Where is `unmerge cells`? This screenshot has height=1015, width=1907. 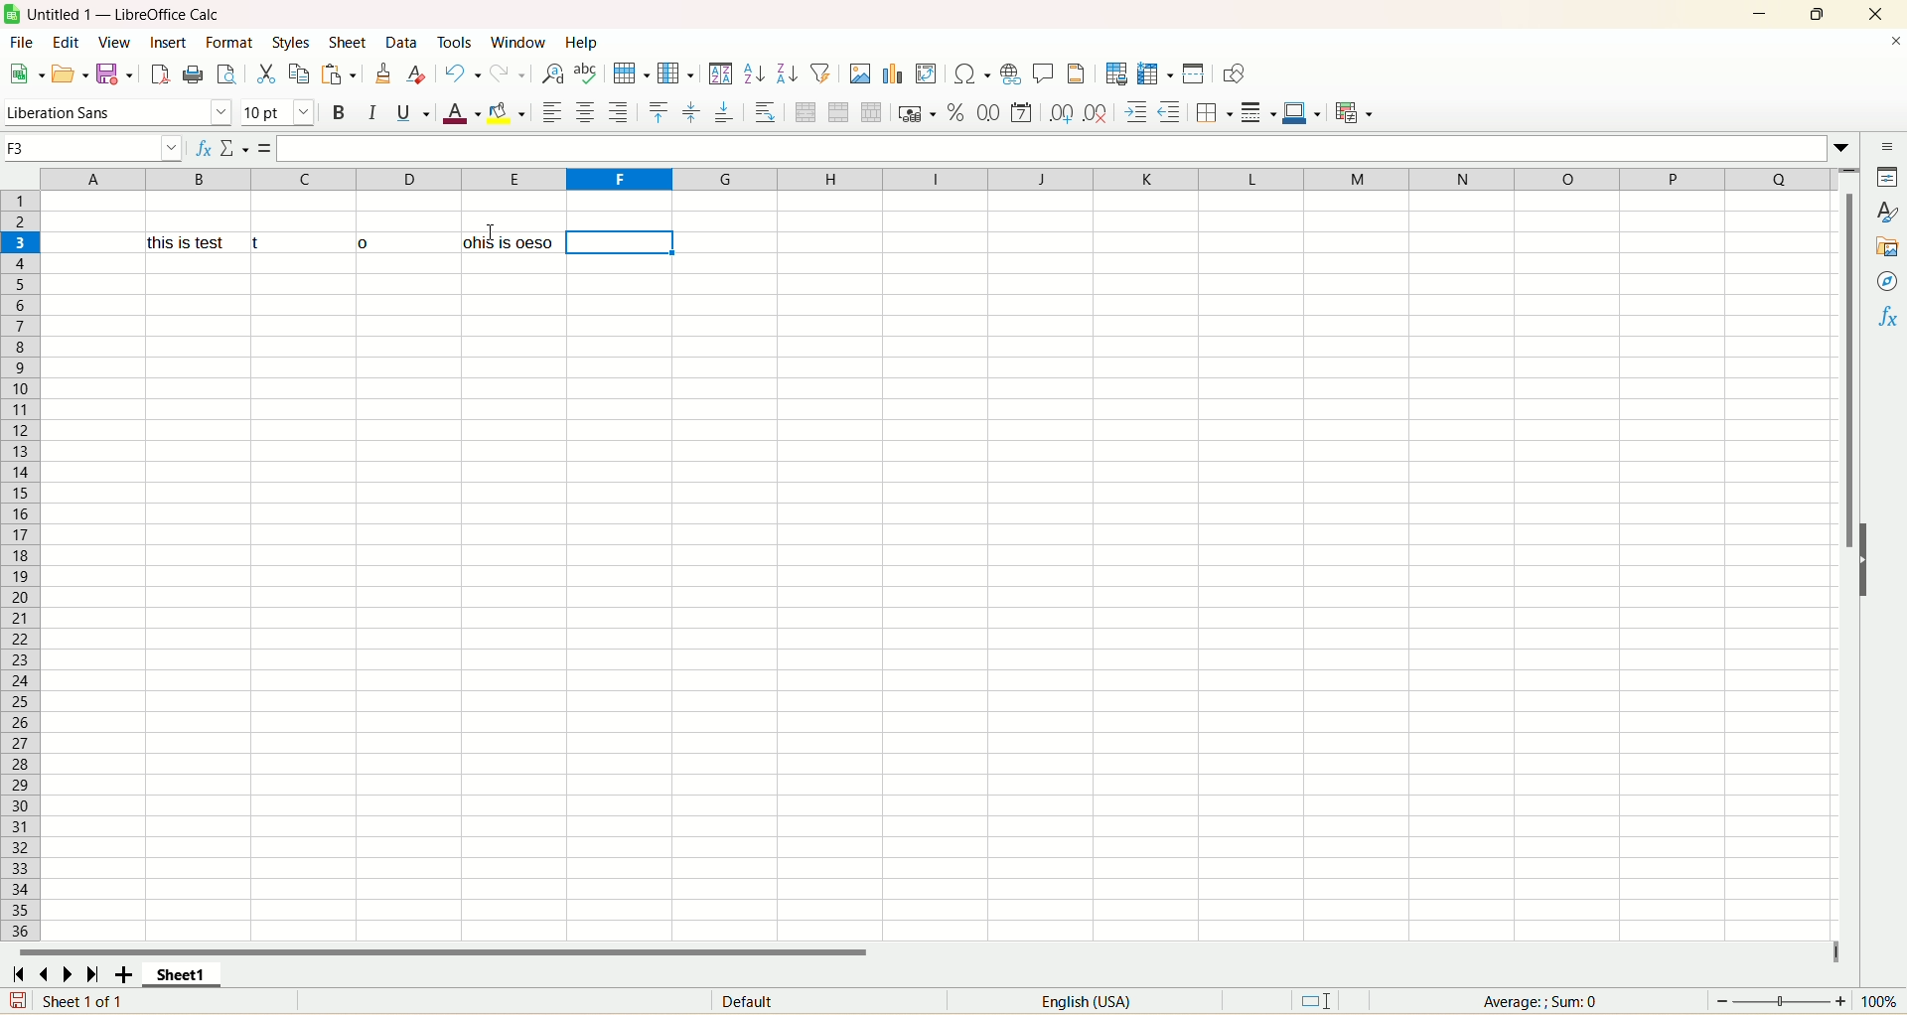 unmerge cells is located at coordinates (872, 112).